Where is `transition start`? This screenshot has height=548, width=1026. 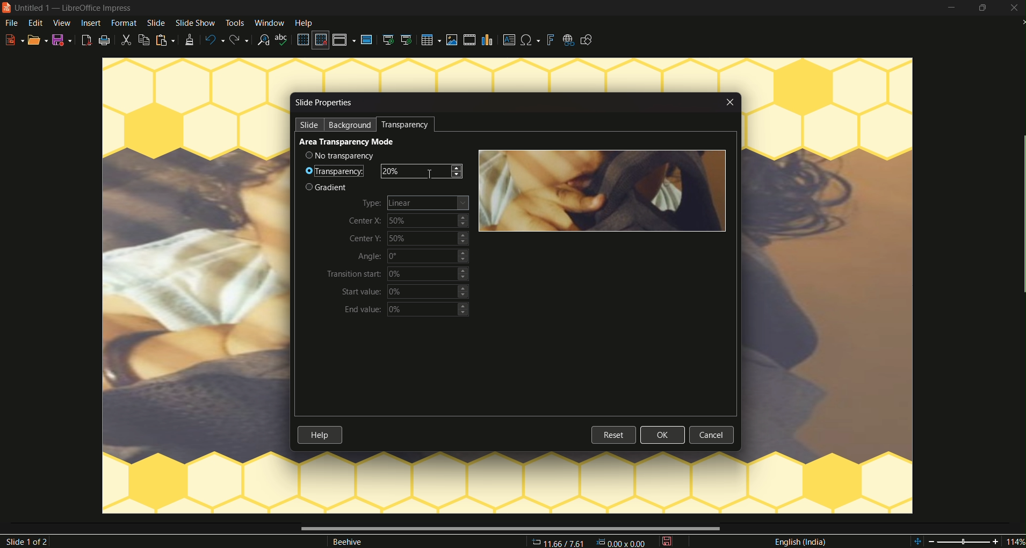
transition start is located at coordinates (355, 273).